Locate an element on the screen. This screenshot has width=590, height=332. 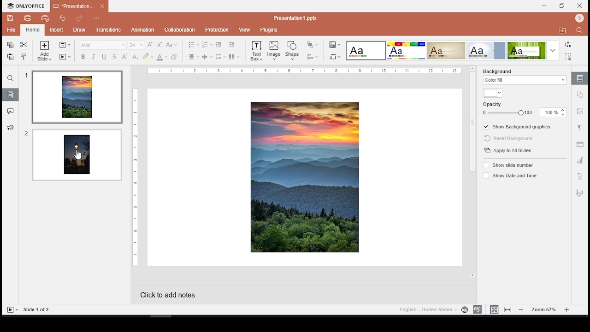
table settings is located at coordinates (580, 145).